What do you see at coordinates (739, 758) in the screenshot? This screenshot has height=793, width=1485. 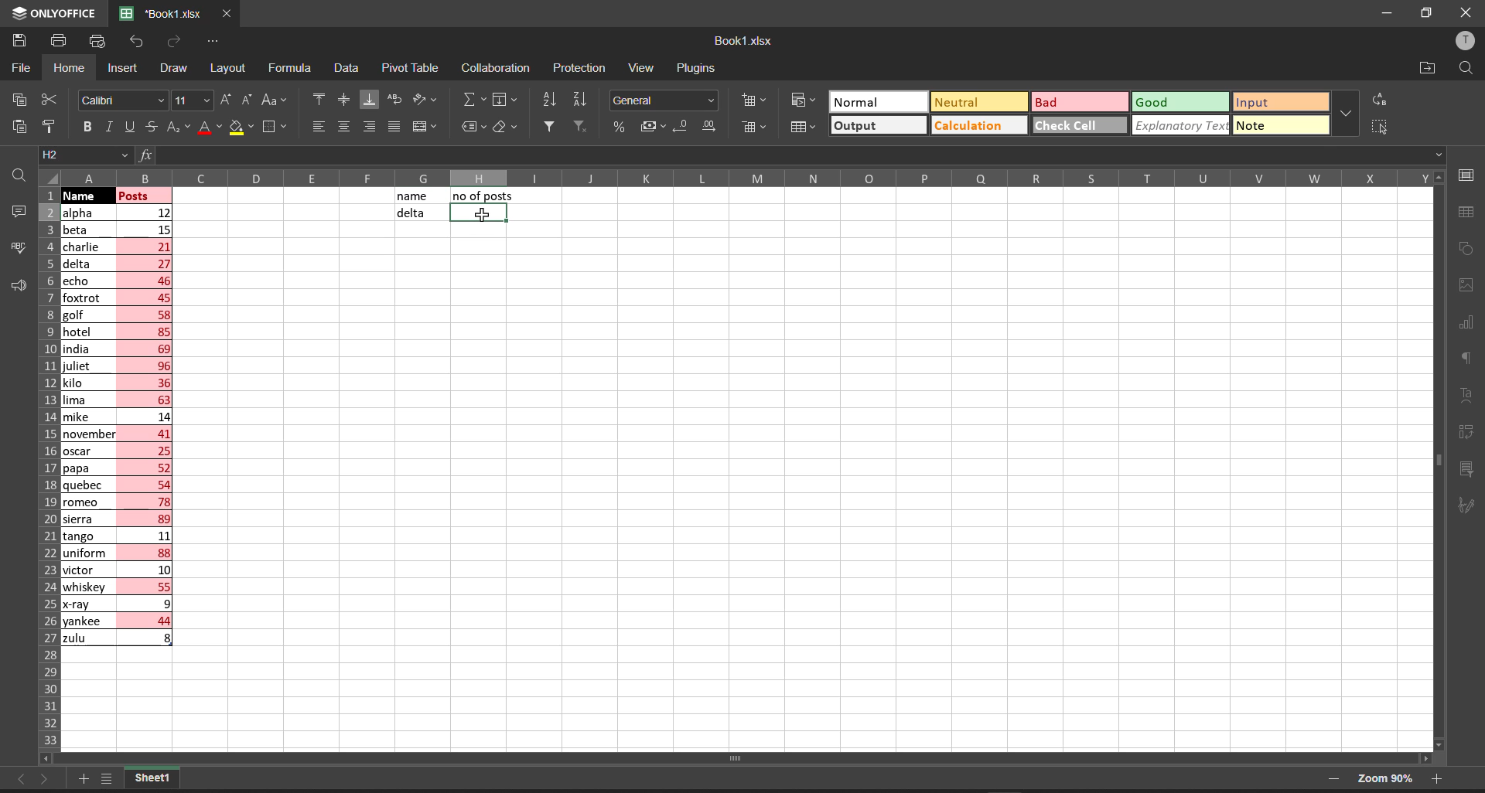 I see `horizontal scroll bar` at bounding box center [739, 758].